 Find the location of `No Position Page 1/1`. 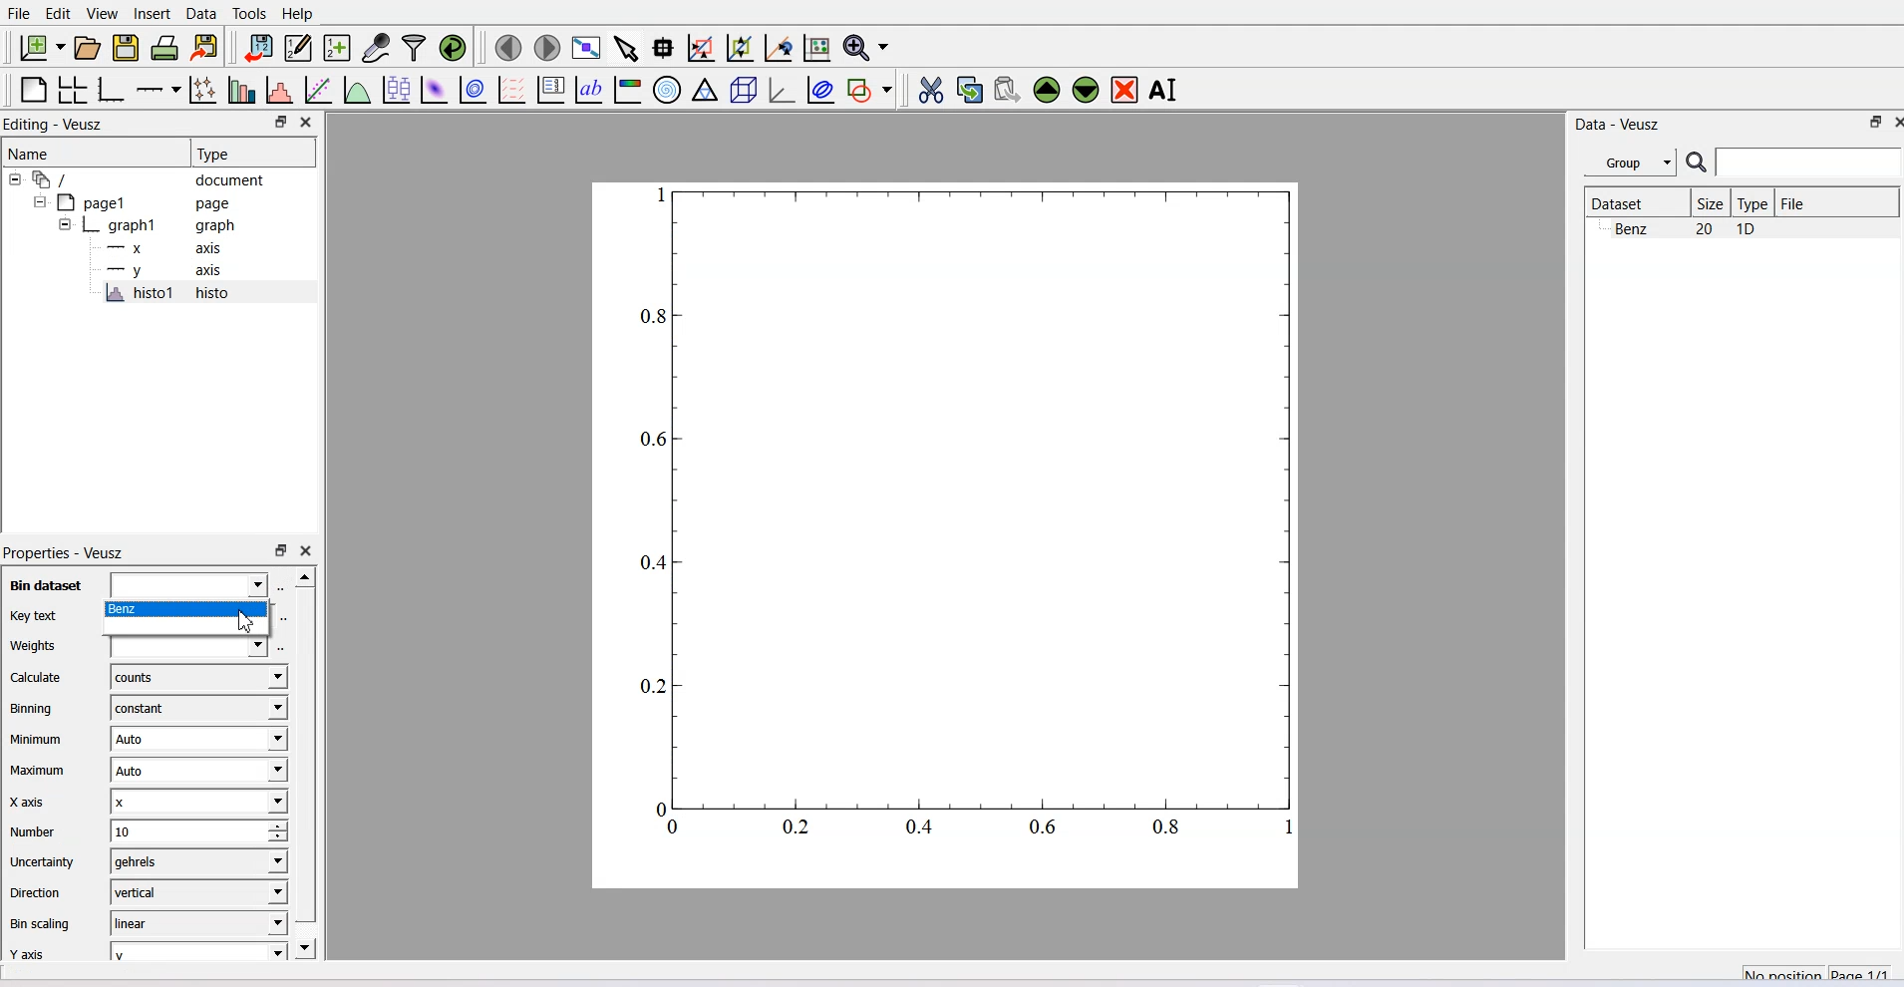

No Position Page 1/1 is located at coordinates (1815, 971).